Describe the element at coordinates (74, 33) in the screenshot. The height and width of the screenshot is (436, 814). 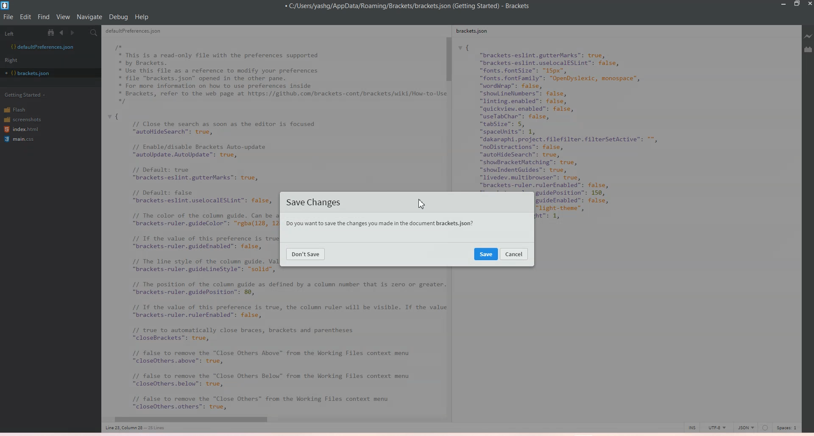
I see `Navigate Forwards` at that location.